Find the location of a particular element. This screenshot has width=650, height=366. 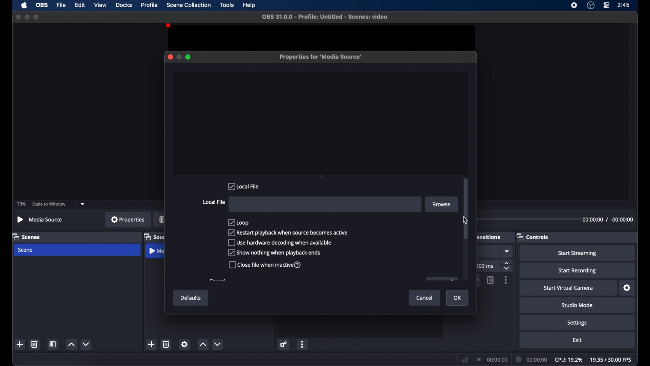

studio mode is located at coordinates (577, 305).